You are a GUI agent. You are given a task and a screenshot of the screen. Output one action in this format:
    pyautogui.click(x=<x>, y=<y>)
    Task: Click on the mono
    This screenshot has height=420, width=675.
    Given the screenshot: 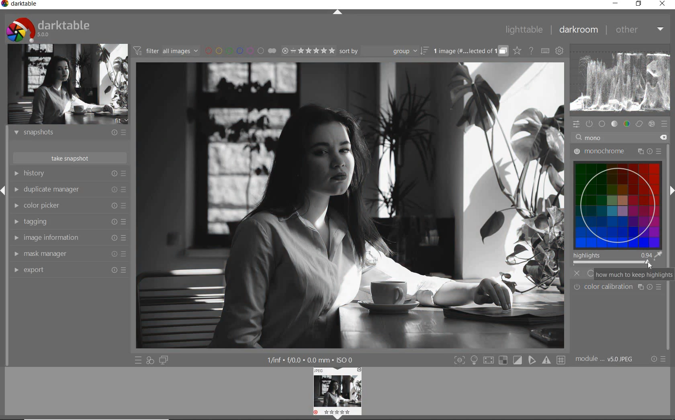 What is the action you would take?
    pyautogui.click(x=622, y=136)
    